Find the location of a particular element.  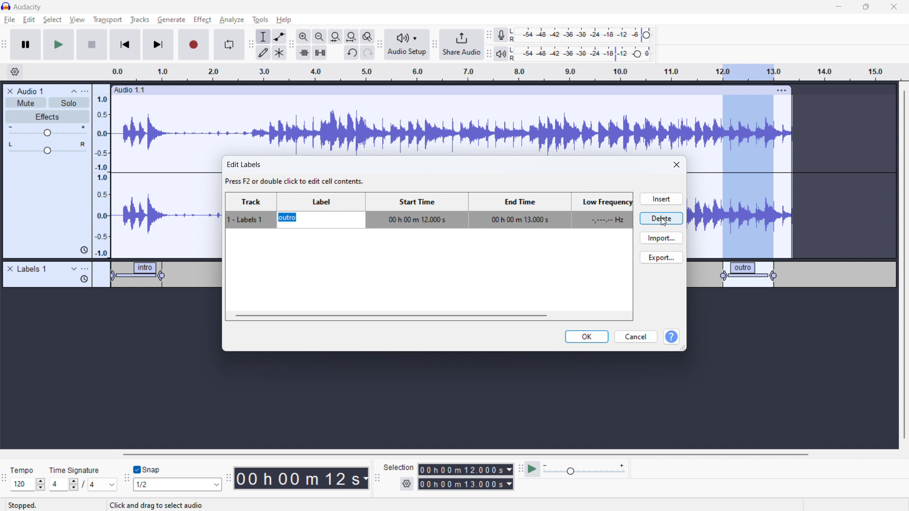

 is located at coordinates (514, 53).